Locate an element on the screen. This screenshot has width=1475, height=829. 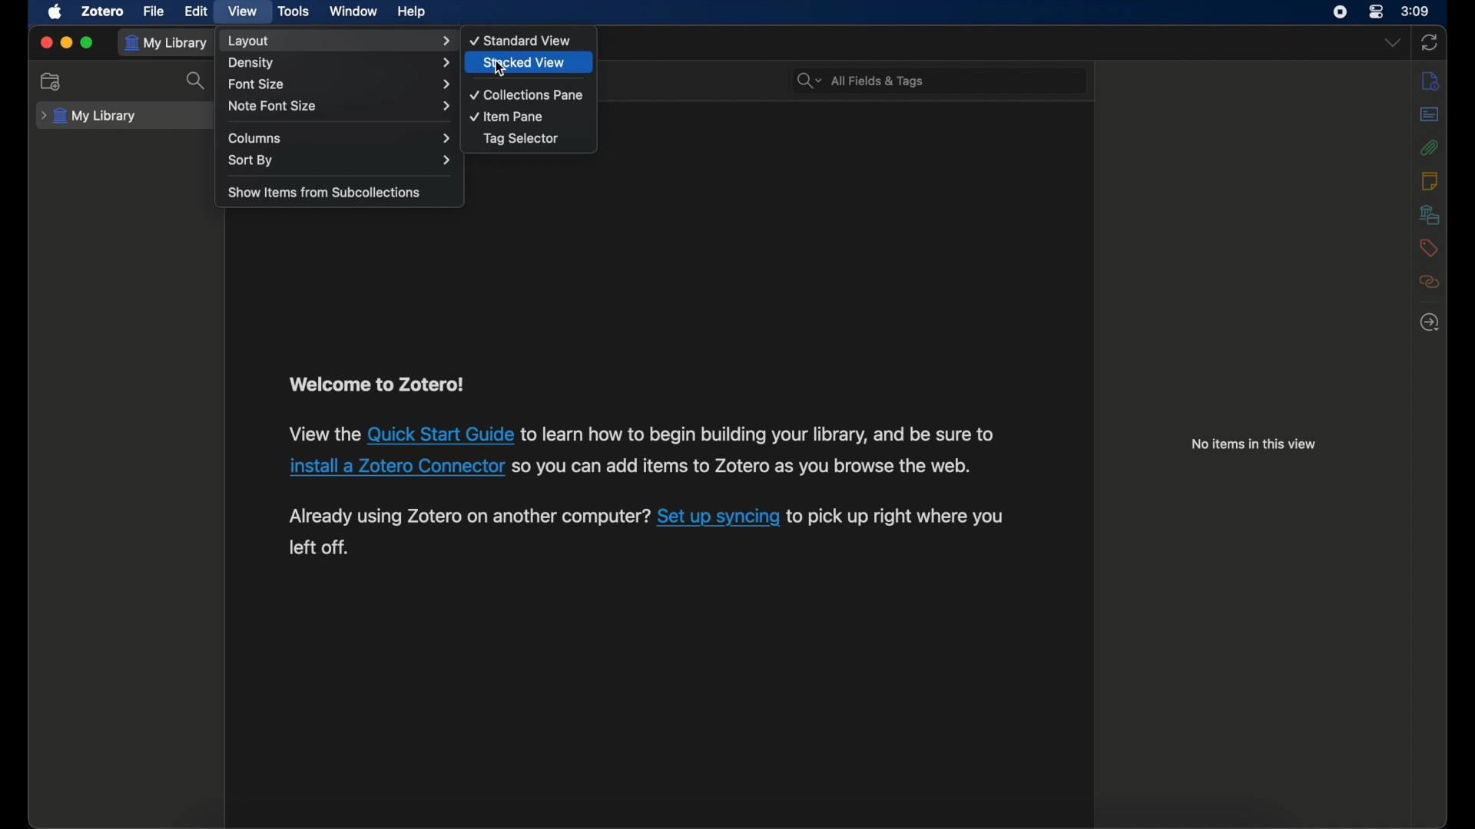
collections pane is located at coordinates (525, 95).